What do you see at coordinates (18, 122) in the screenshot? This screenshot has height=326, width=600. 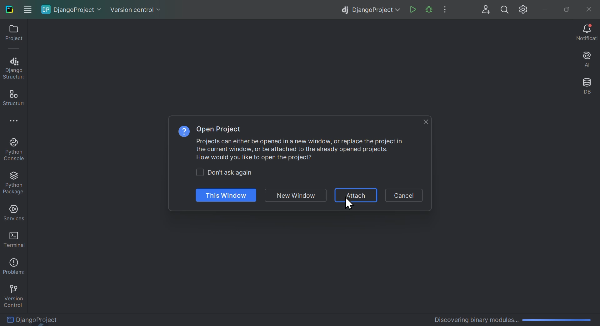 I see `More options` at bounding box center [18, 122].